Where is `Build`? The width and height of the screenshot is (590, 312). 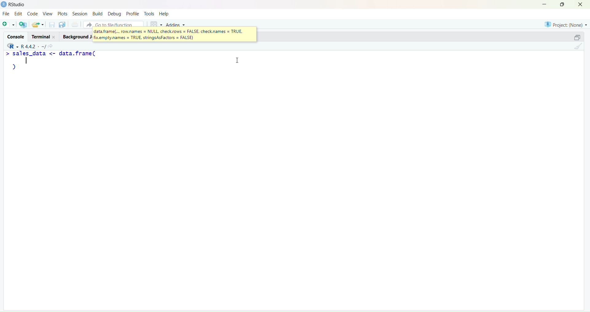 Build is located at coordinates (97, 14).